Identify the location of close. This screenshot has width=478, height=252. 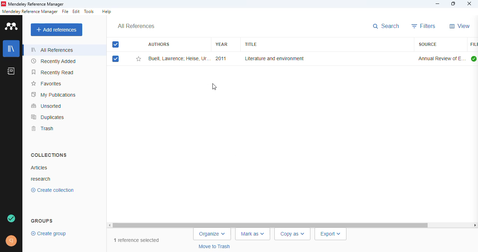
(470, 3).